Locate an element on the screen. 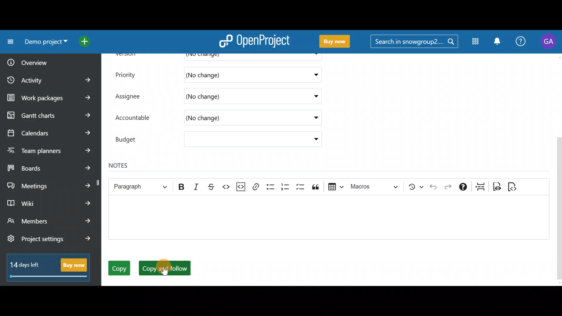  Bold is located at coordinates (183, 188).